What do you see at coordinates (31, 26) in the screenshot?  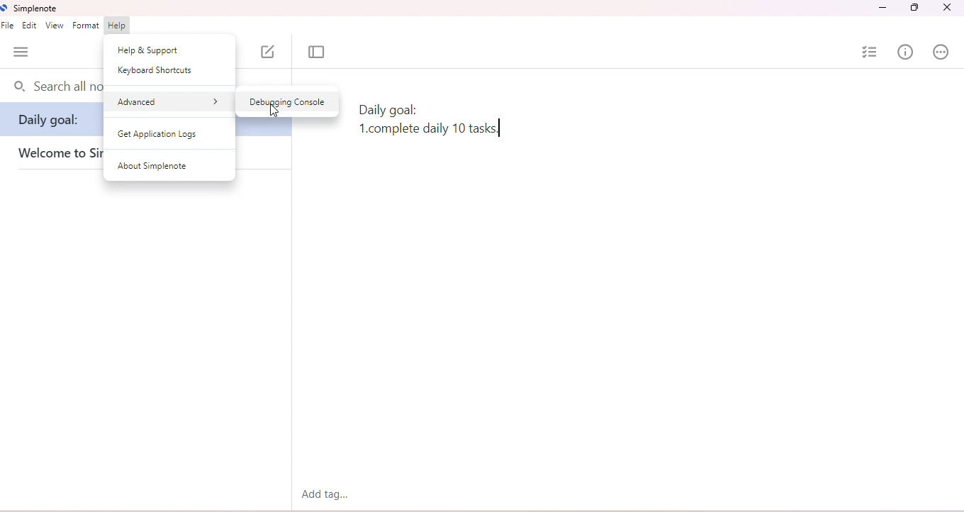 I see `edit` at bounding box center [31, 26].